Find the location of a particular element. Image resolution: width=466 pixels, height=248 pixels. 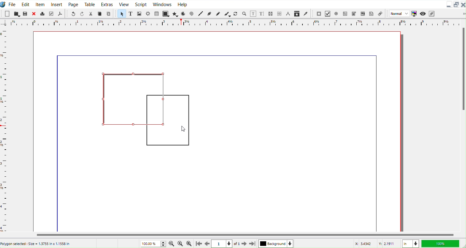

Toggle color is located at coordinates (414, 14).